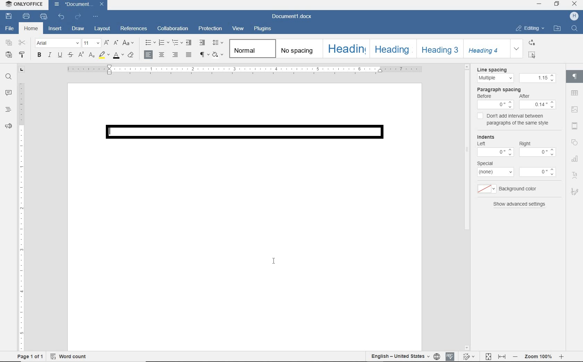 Image resolution: width=583 pixels, height=362 pixels. Describe the element at coordinates (103, 55) in the screenshot. I see `highlight color` at that location.